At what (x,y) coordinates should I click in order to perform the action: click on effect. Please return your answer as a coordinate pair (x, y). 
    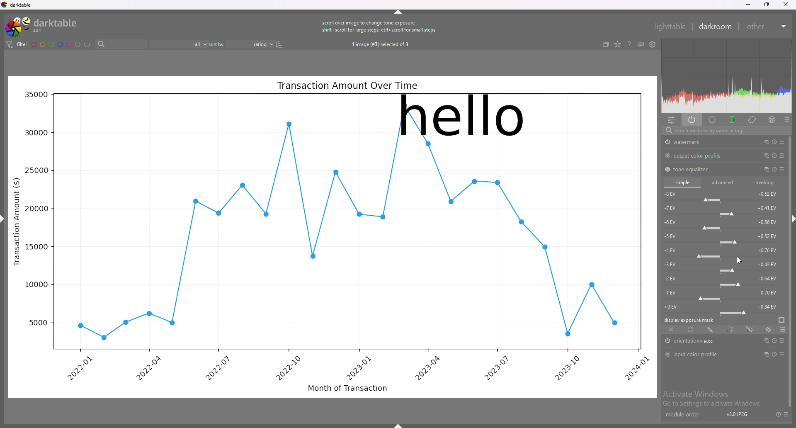
    Looking at the image, I should click on (772, 119).